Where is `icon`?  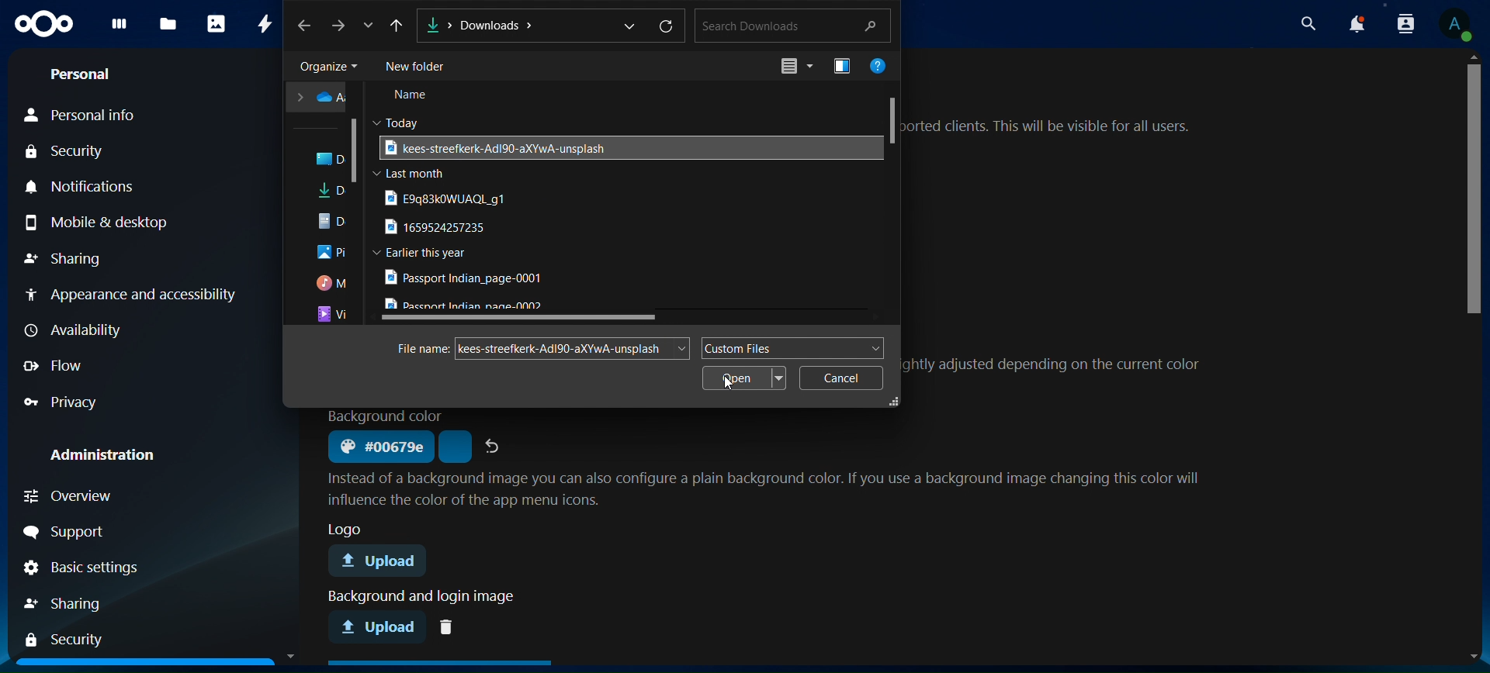 icon is located at coordinates (792, 67).